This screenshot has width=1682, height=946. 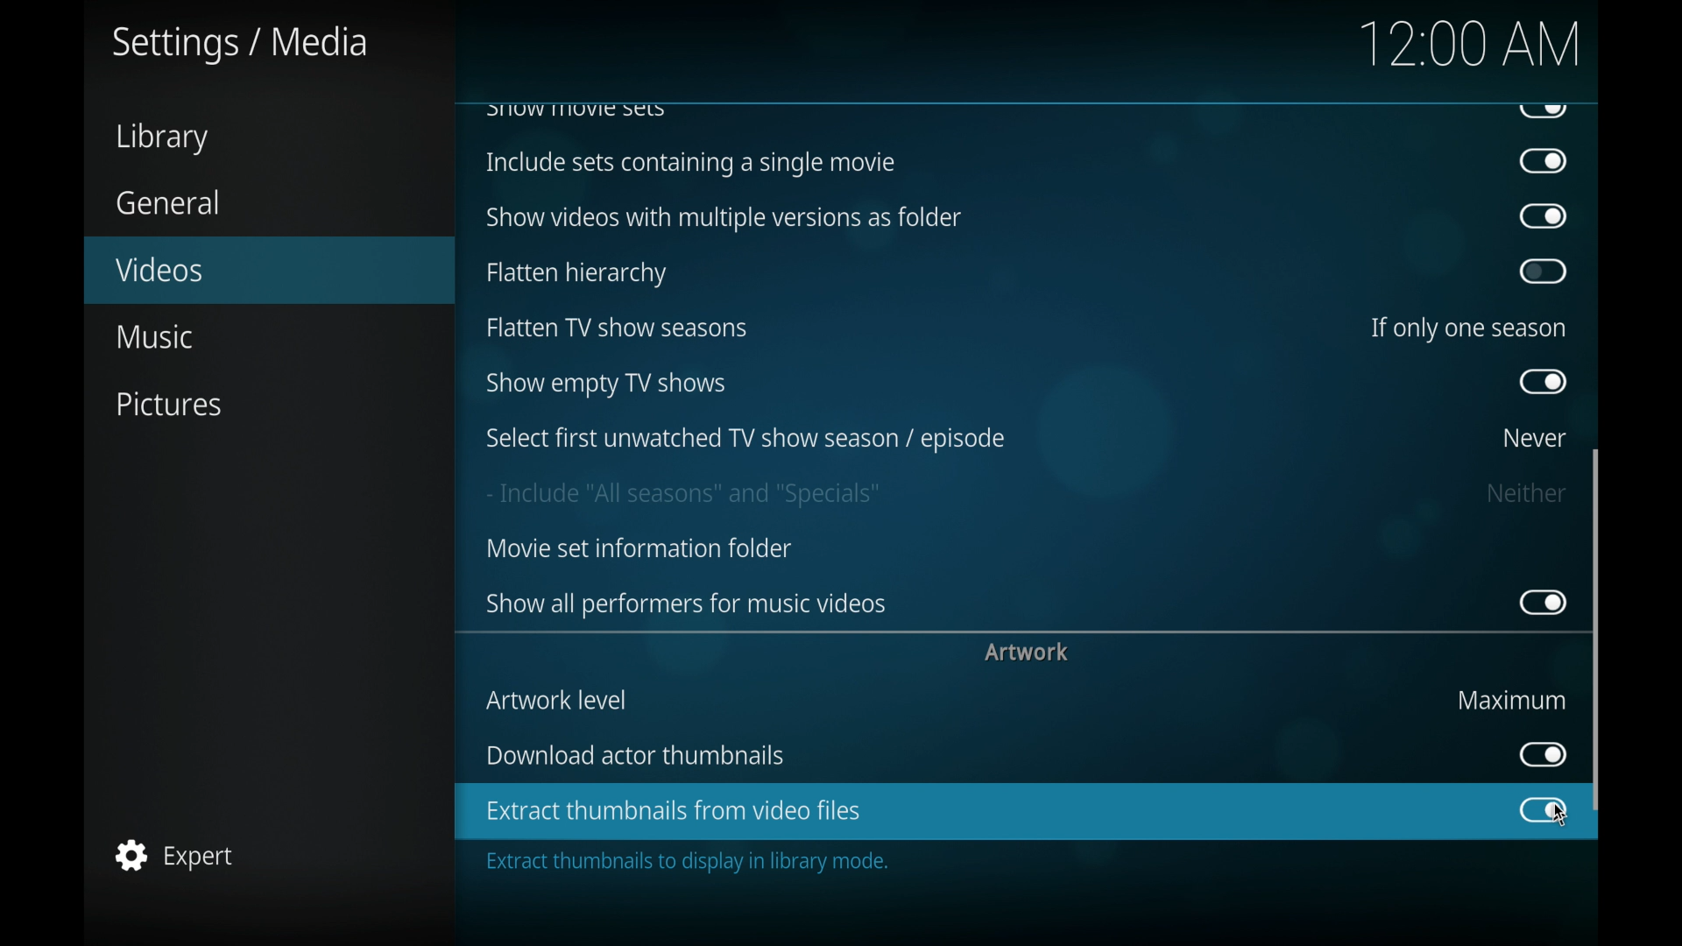 I want to click on movies information folder, so click(x=637, y=549).